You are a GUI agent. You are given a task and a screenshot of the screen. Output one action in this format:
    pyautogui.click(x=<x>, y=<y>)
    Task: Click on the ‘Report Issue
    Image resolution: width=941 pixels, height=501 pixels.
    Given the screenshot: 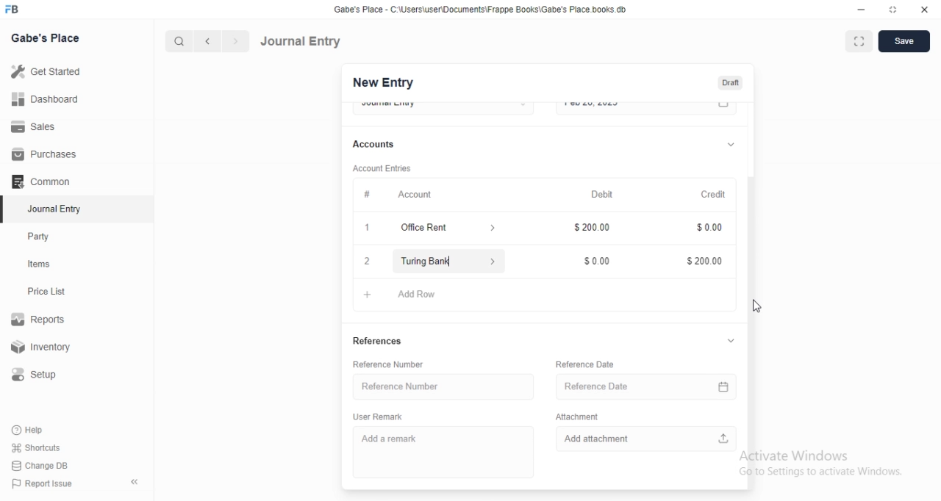 What is the action you would take?
    pyautogui.click(x=40, y=483)
    